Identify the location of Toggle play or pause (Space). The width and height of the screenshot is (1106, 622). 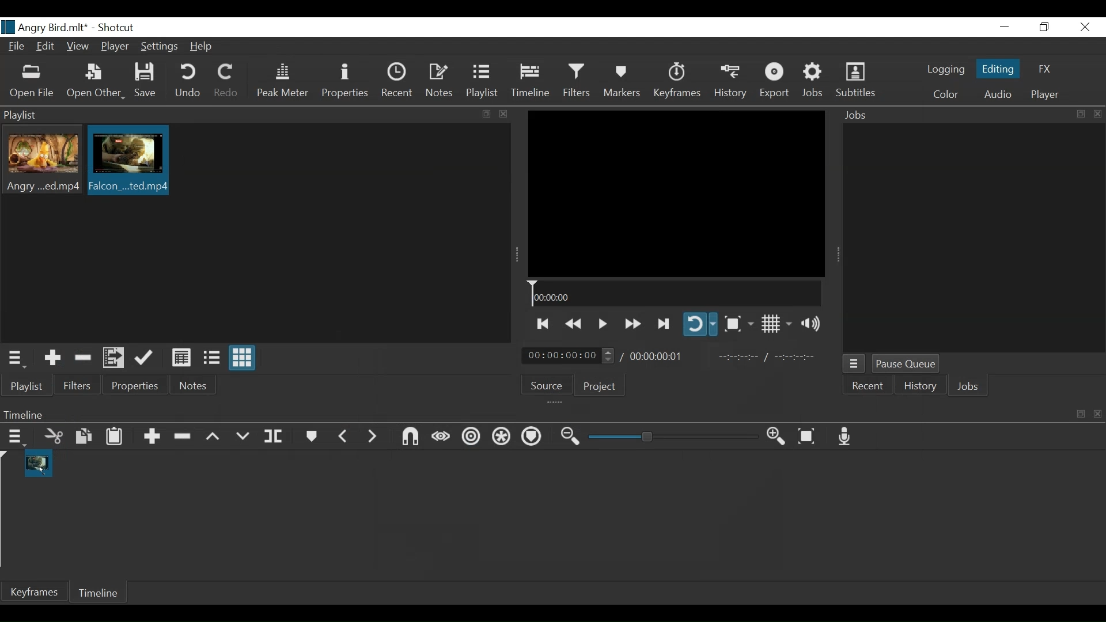
(601, 325).